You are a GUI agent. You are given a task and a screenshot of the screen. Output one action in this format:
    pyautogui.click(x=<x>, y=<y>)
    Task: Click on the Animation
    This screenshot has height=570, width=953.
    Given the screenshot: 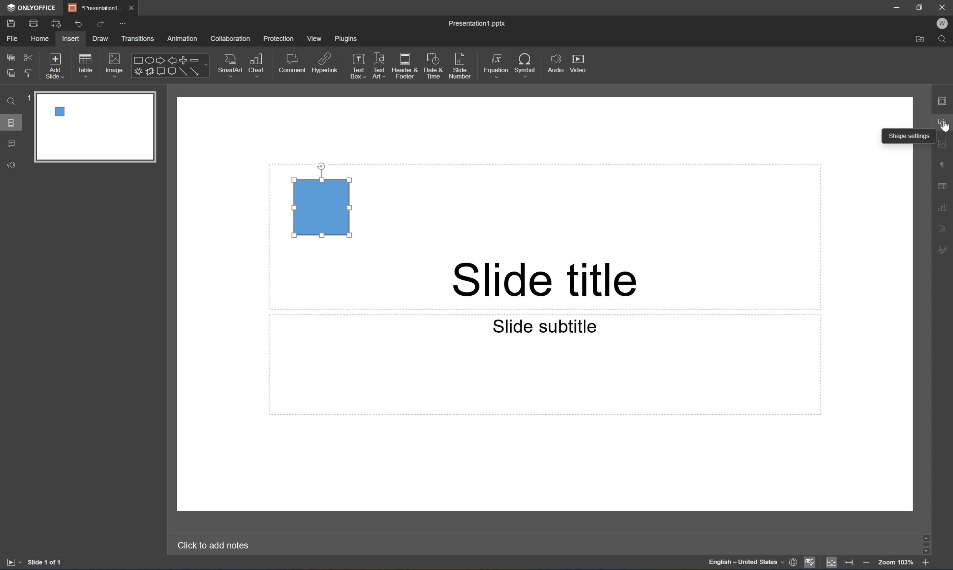 What is the action you would take?
    pyautogui.click(x=182, y=39)
    